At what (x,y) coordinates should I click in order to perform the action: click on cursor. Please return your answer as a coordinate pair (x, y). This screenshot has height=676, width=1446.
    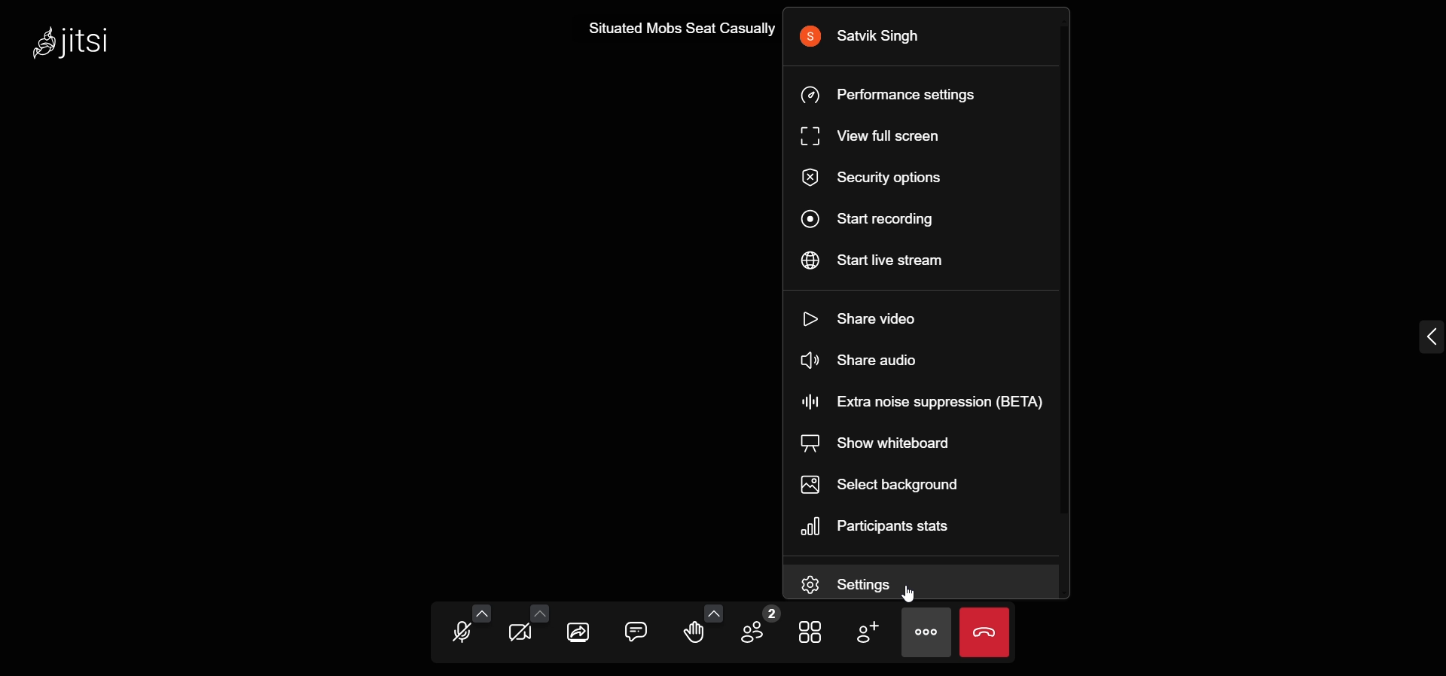
    Looking at the image, I should click on (909, 595).